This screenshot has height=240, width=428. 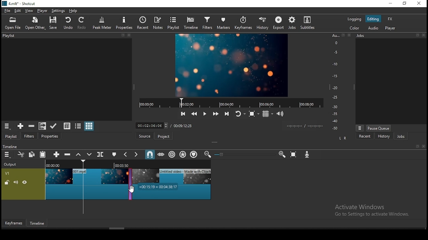 I want to click on ripple markers, so click(x=194, y=155).